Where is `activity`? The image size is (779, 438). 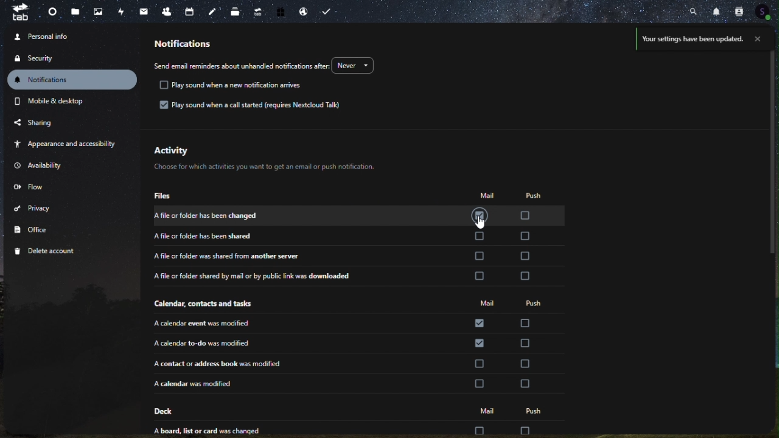
activity is located at coordinates (119, 10).